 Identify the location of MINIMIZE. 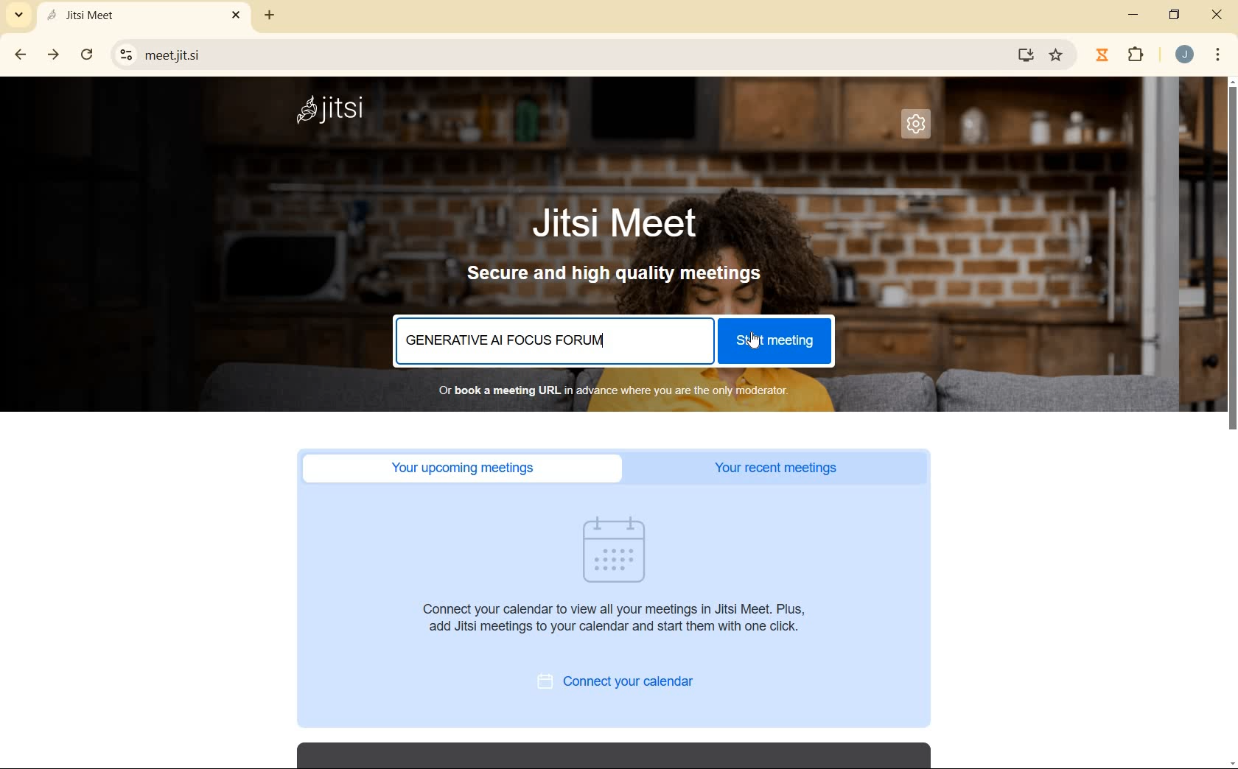
(1131, 15).